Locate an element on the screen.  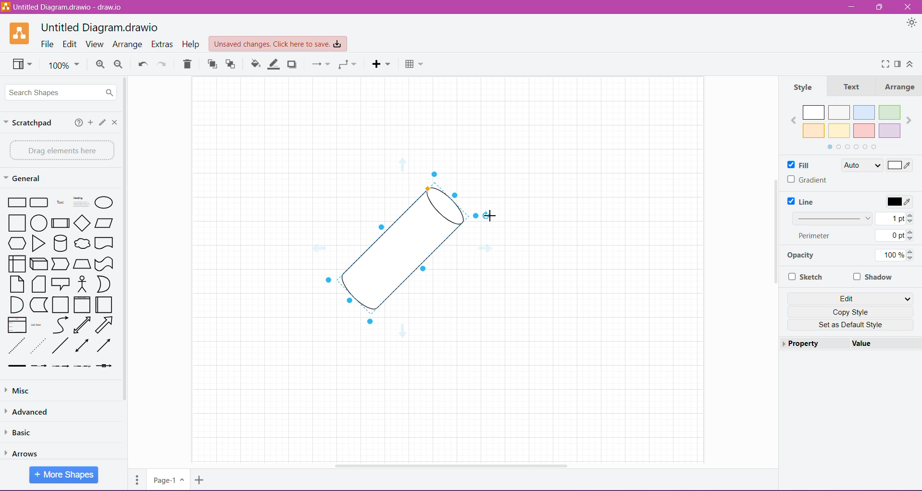
Shapes is located at coordinates (59, 281).